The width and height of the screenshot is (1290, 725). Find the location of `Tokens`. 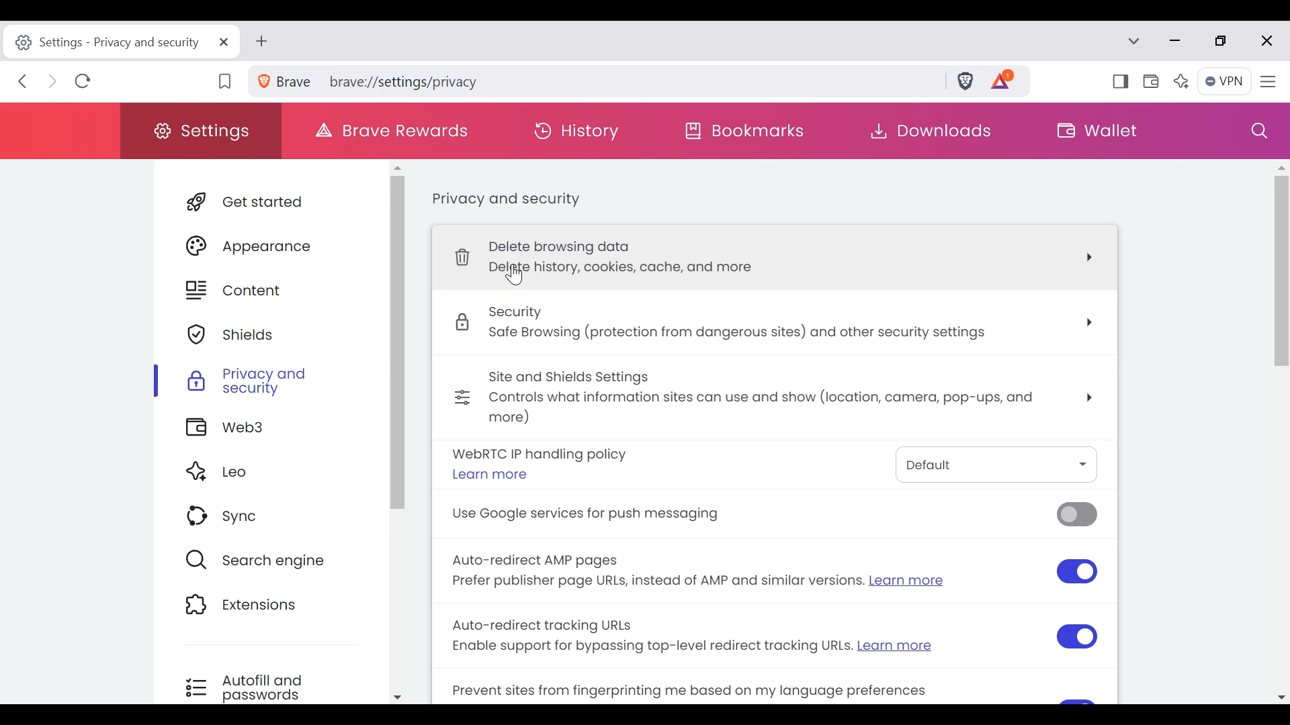

Tokens is located at coordinates (1010, 83).